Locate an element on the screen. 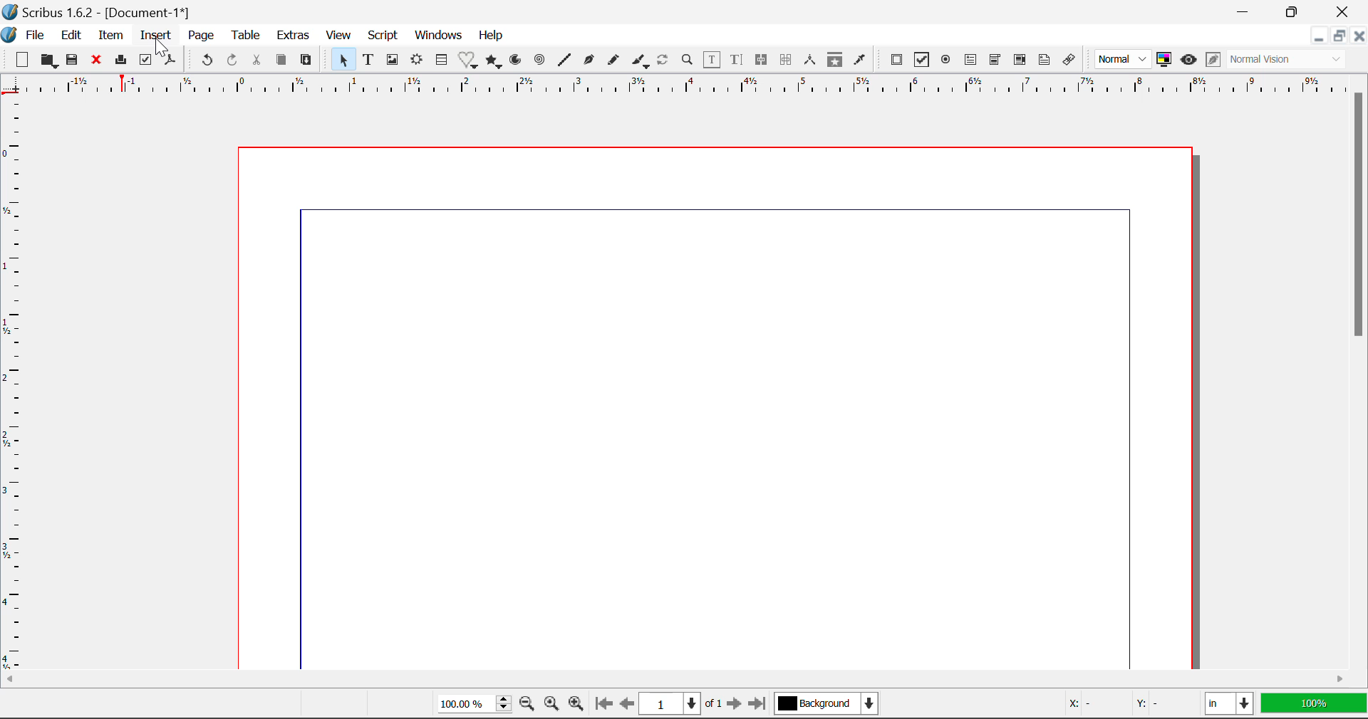  Freehand Curve is located at coordinates (615, 60).